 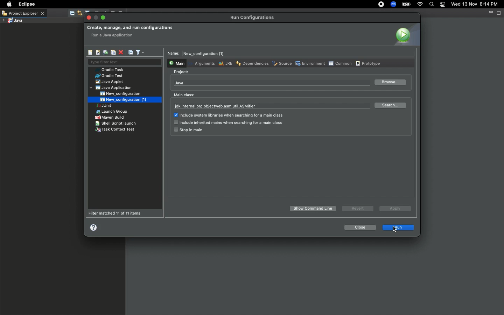 I want to click on Clicking on apply, so click(x=394, y=209).